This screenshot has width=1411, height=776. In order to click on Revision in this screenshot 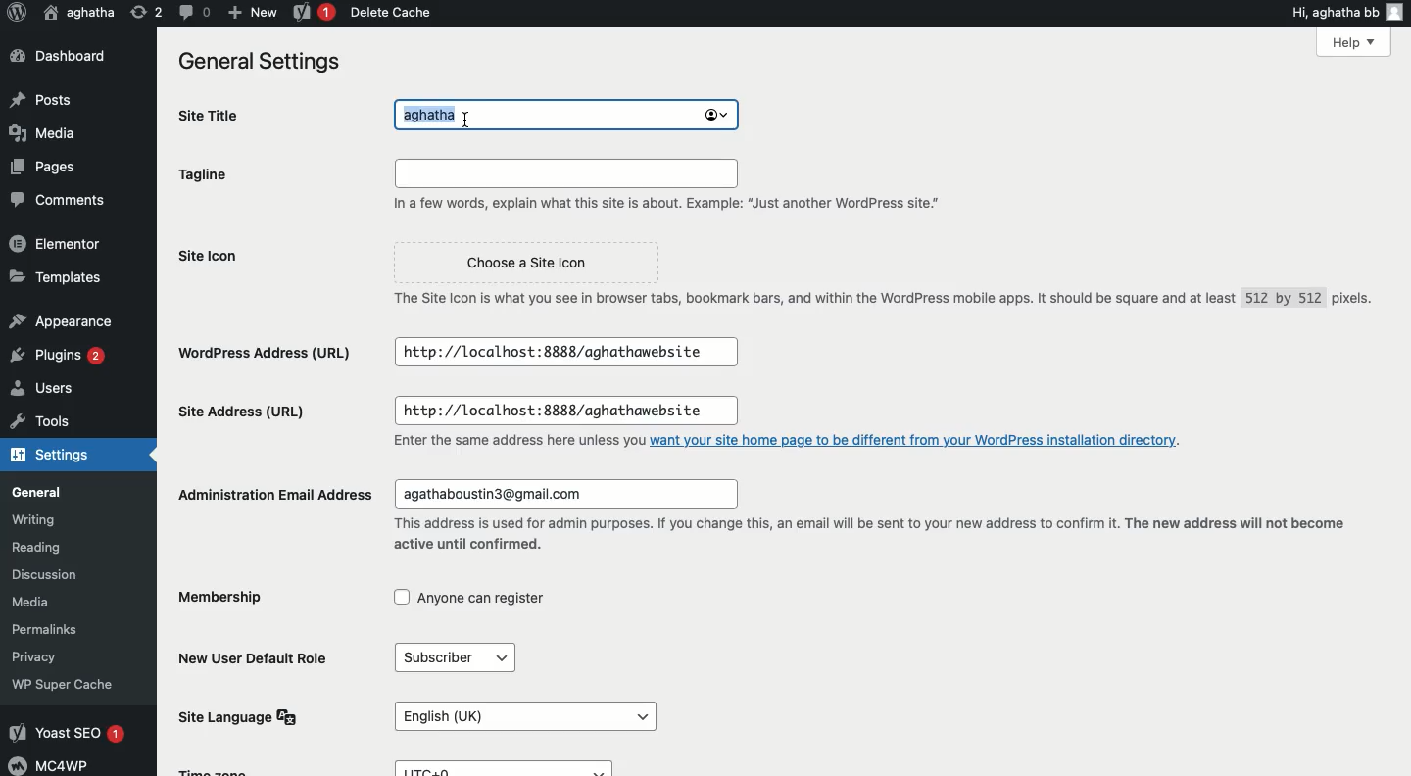, I will do `click(147, 14)`.